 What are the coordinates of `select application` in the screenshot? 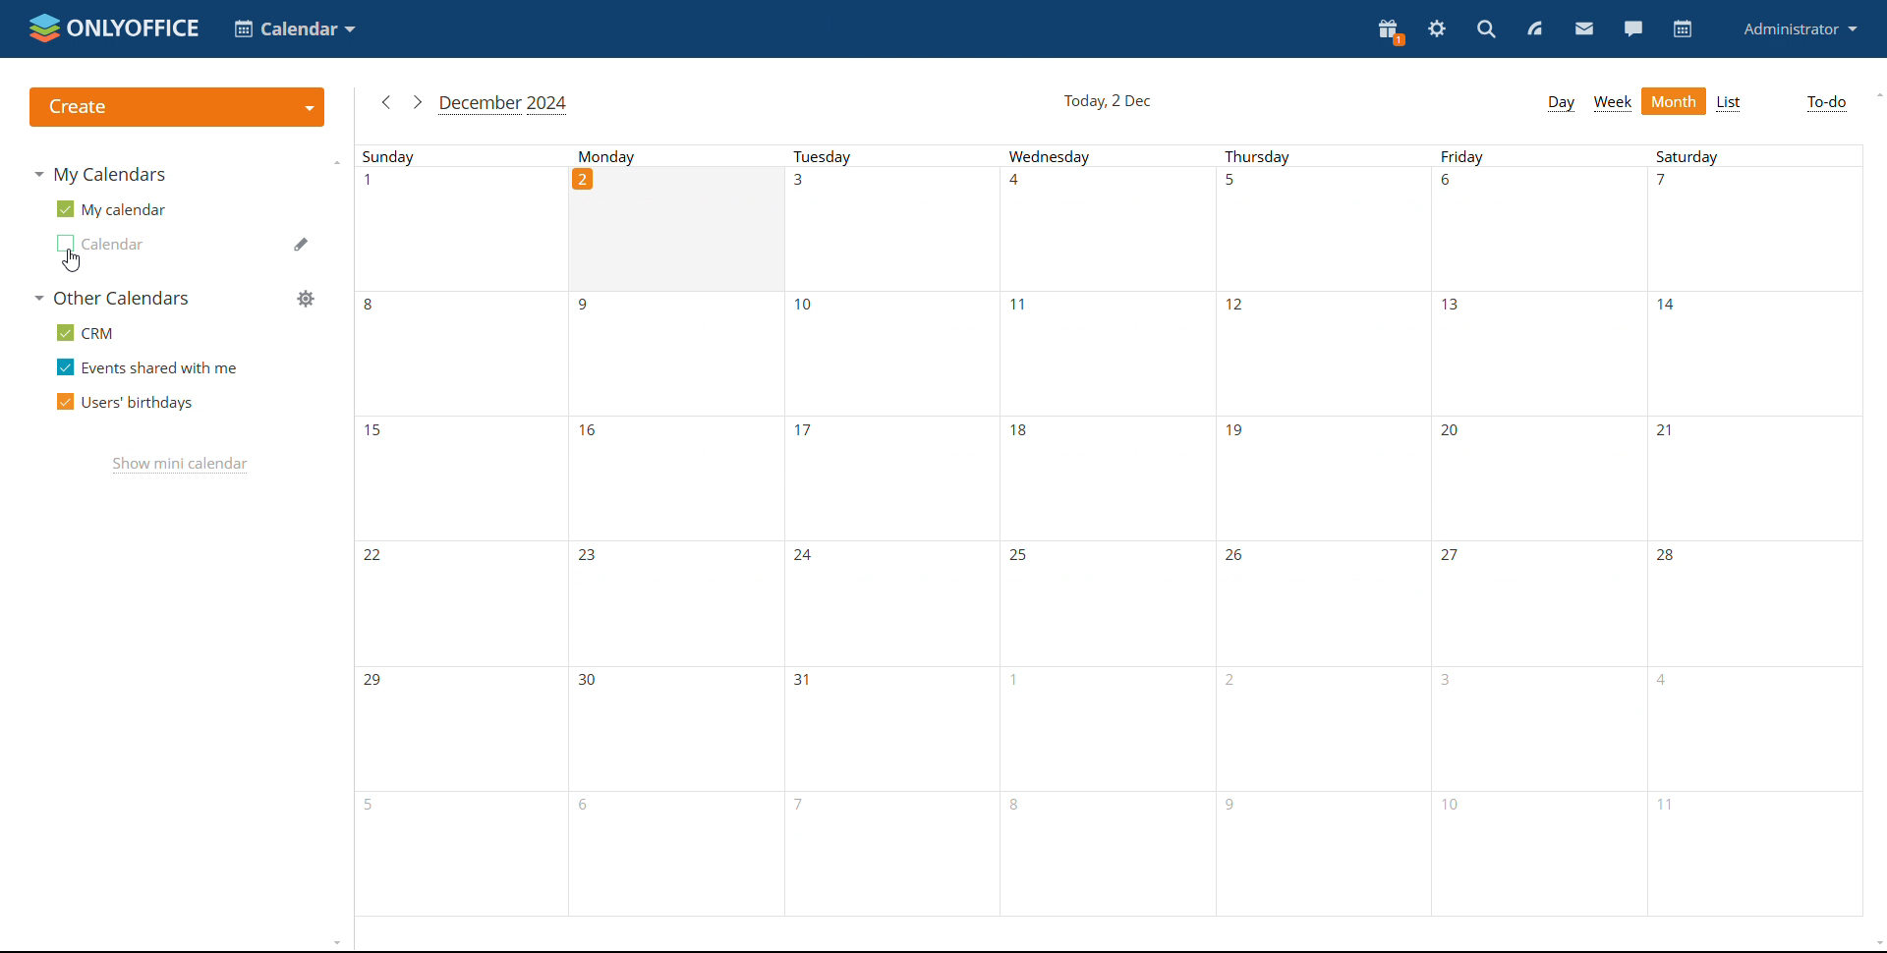 It's located at (296, 29).